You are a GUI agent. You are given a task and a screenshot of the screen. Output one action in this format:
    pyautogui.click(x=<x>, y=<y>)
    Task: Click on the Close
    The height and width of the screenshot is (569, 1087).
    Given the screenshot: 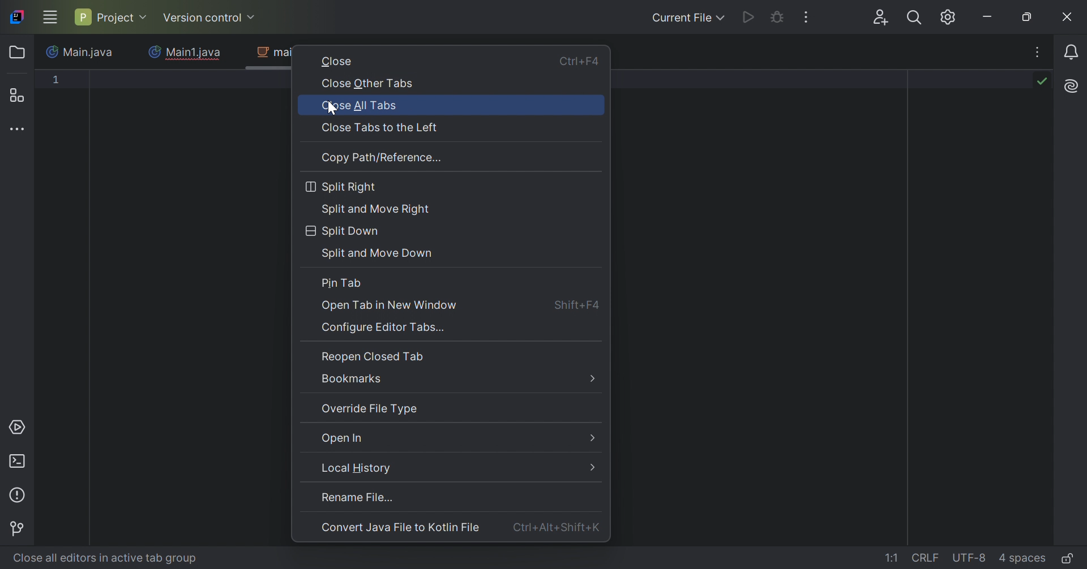 What is the action you would take?
    pyautogui.click(x=338, y=63)
    